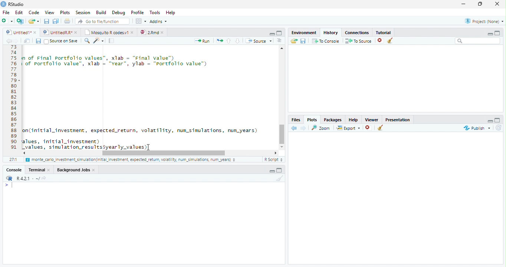 Image resolution: width=506 pixels, height=267 pixels. What do you see at coordinates (369, 128) in the screenshot?
I see `Remove selected` at bounding box center [369, 128].